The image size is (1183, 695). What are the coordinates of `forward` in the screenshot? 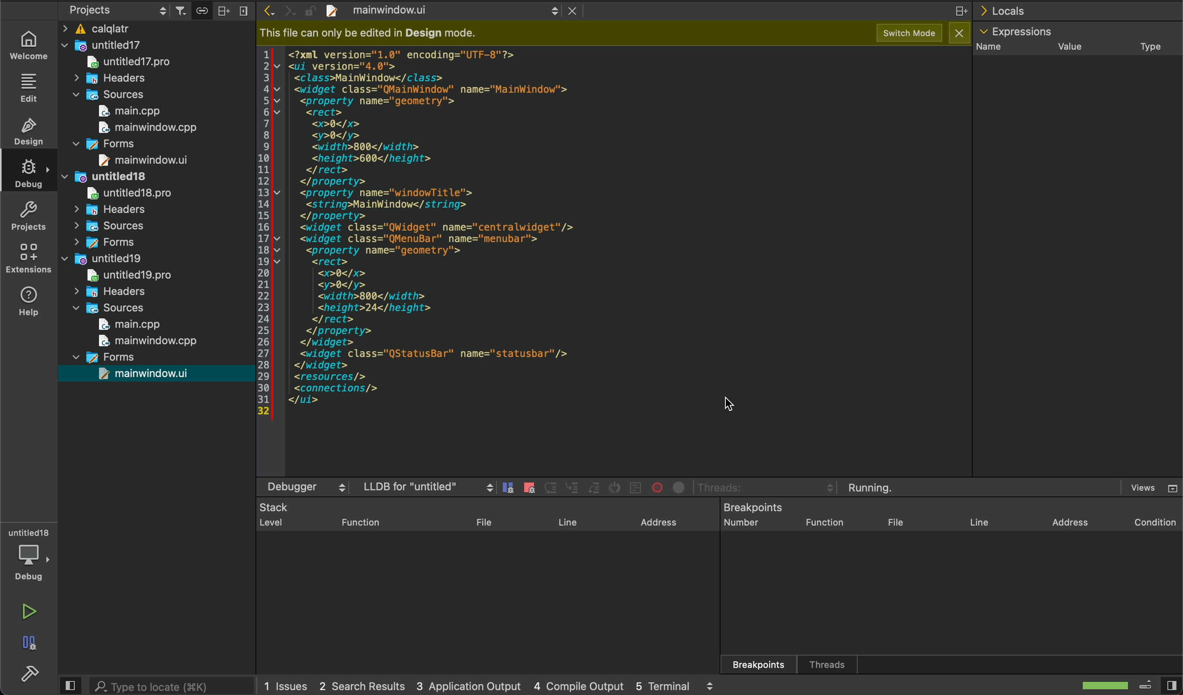 It's located at (288, 10).